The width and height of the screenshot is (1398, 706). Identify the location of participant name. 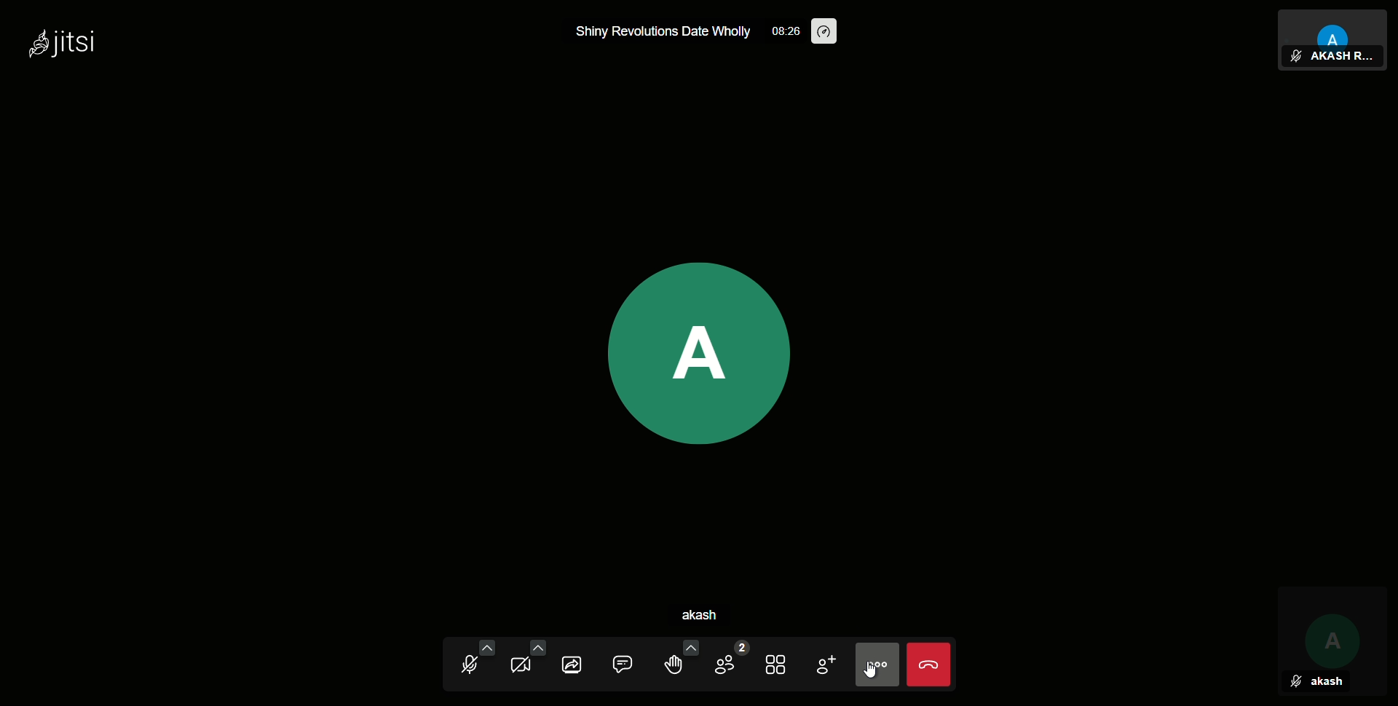
(1340, 57).